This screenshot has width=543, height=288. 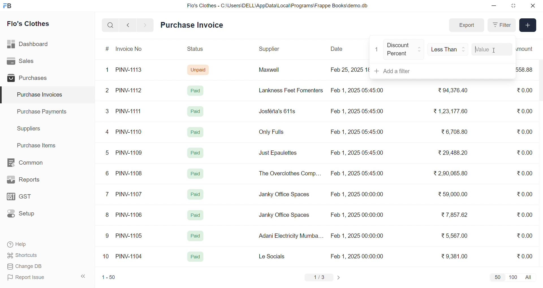 What do you see at coordinates (493, 53) in the screenshot?
I see `cursor` at bounding box center [493, 53].